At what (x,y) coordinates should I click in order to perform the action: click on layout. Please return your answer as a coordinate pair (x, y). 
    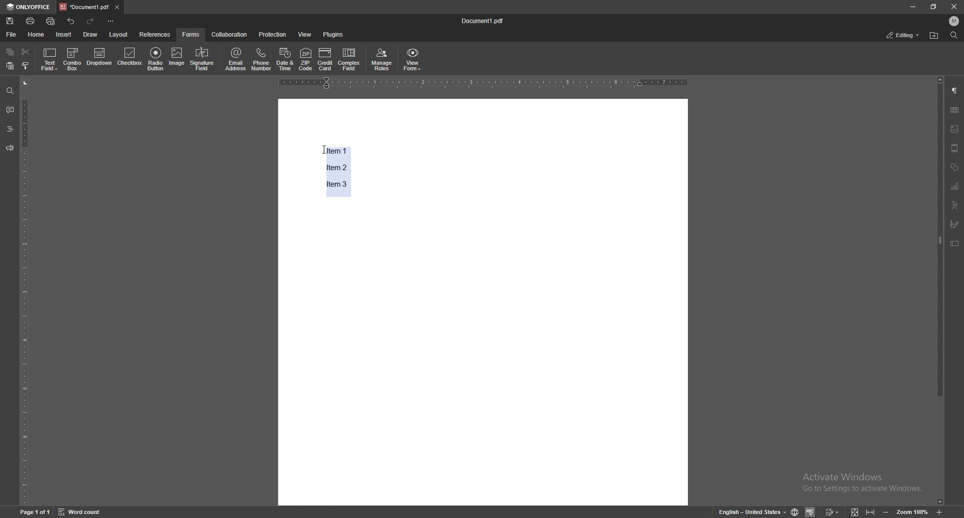
    Looking at the image, I should click on (118, 35).